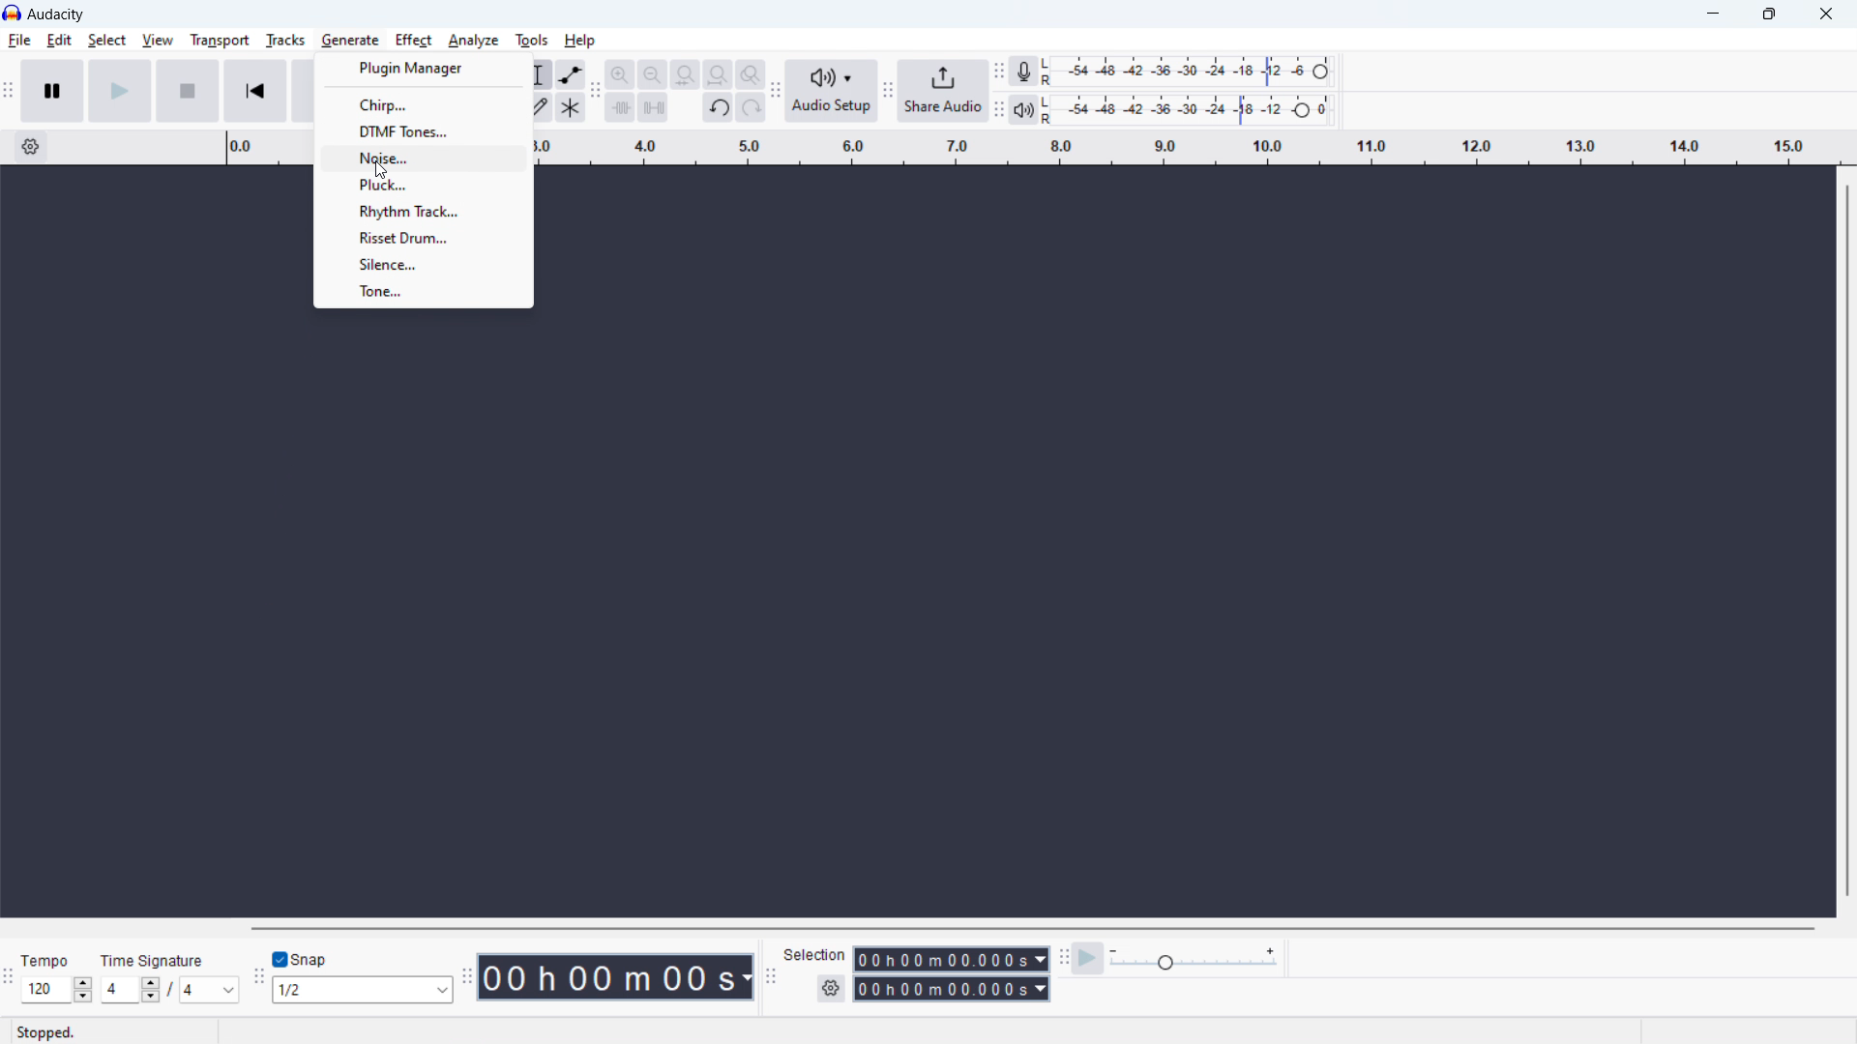 The width and height of the screenshot is (1857, 1044). Describe the element at coordinates (425, 291) in the screenshot. I see `tone` at that location.